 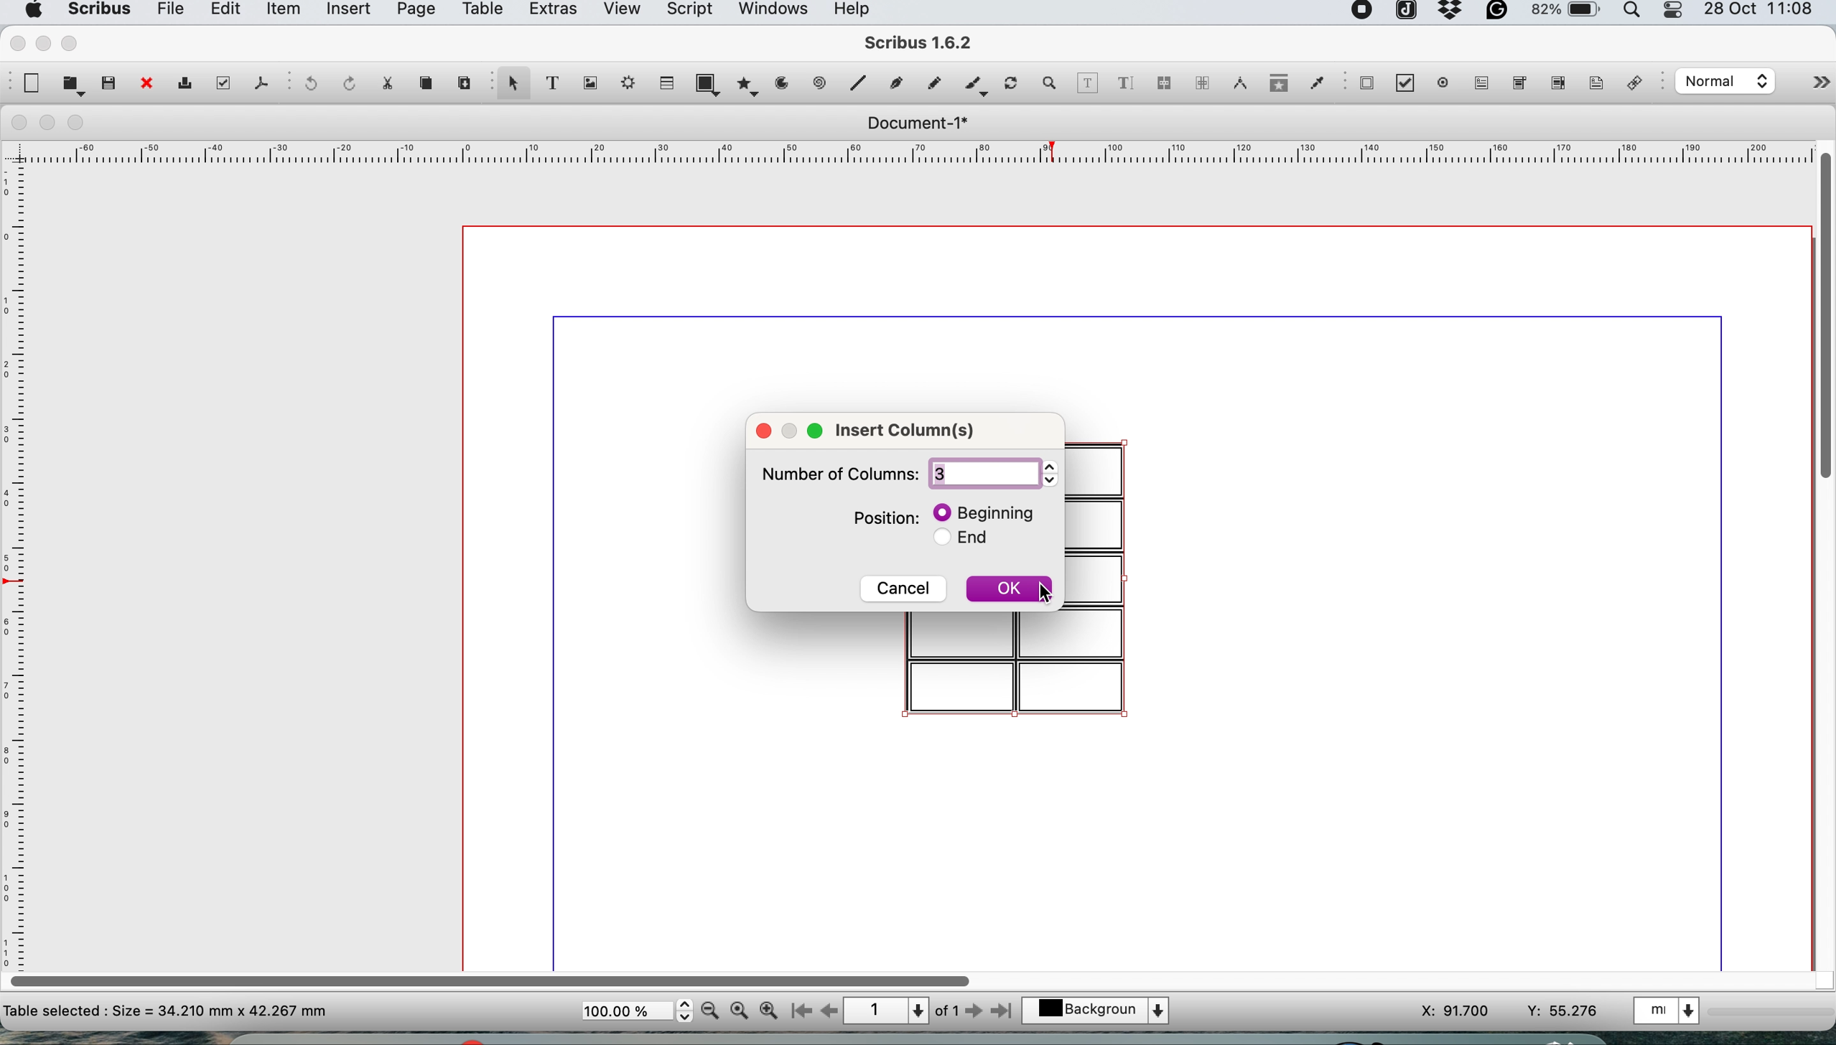 I want to click on eyedropper, so click(x=1316, y=85).